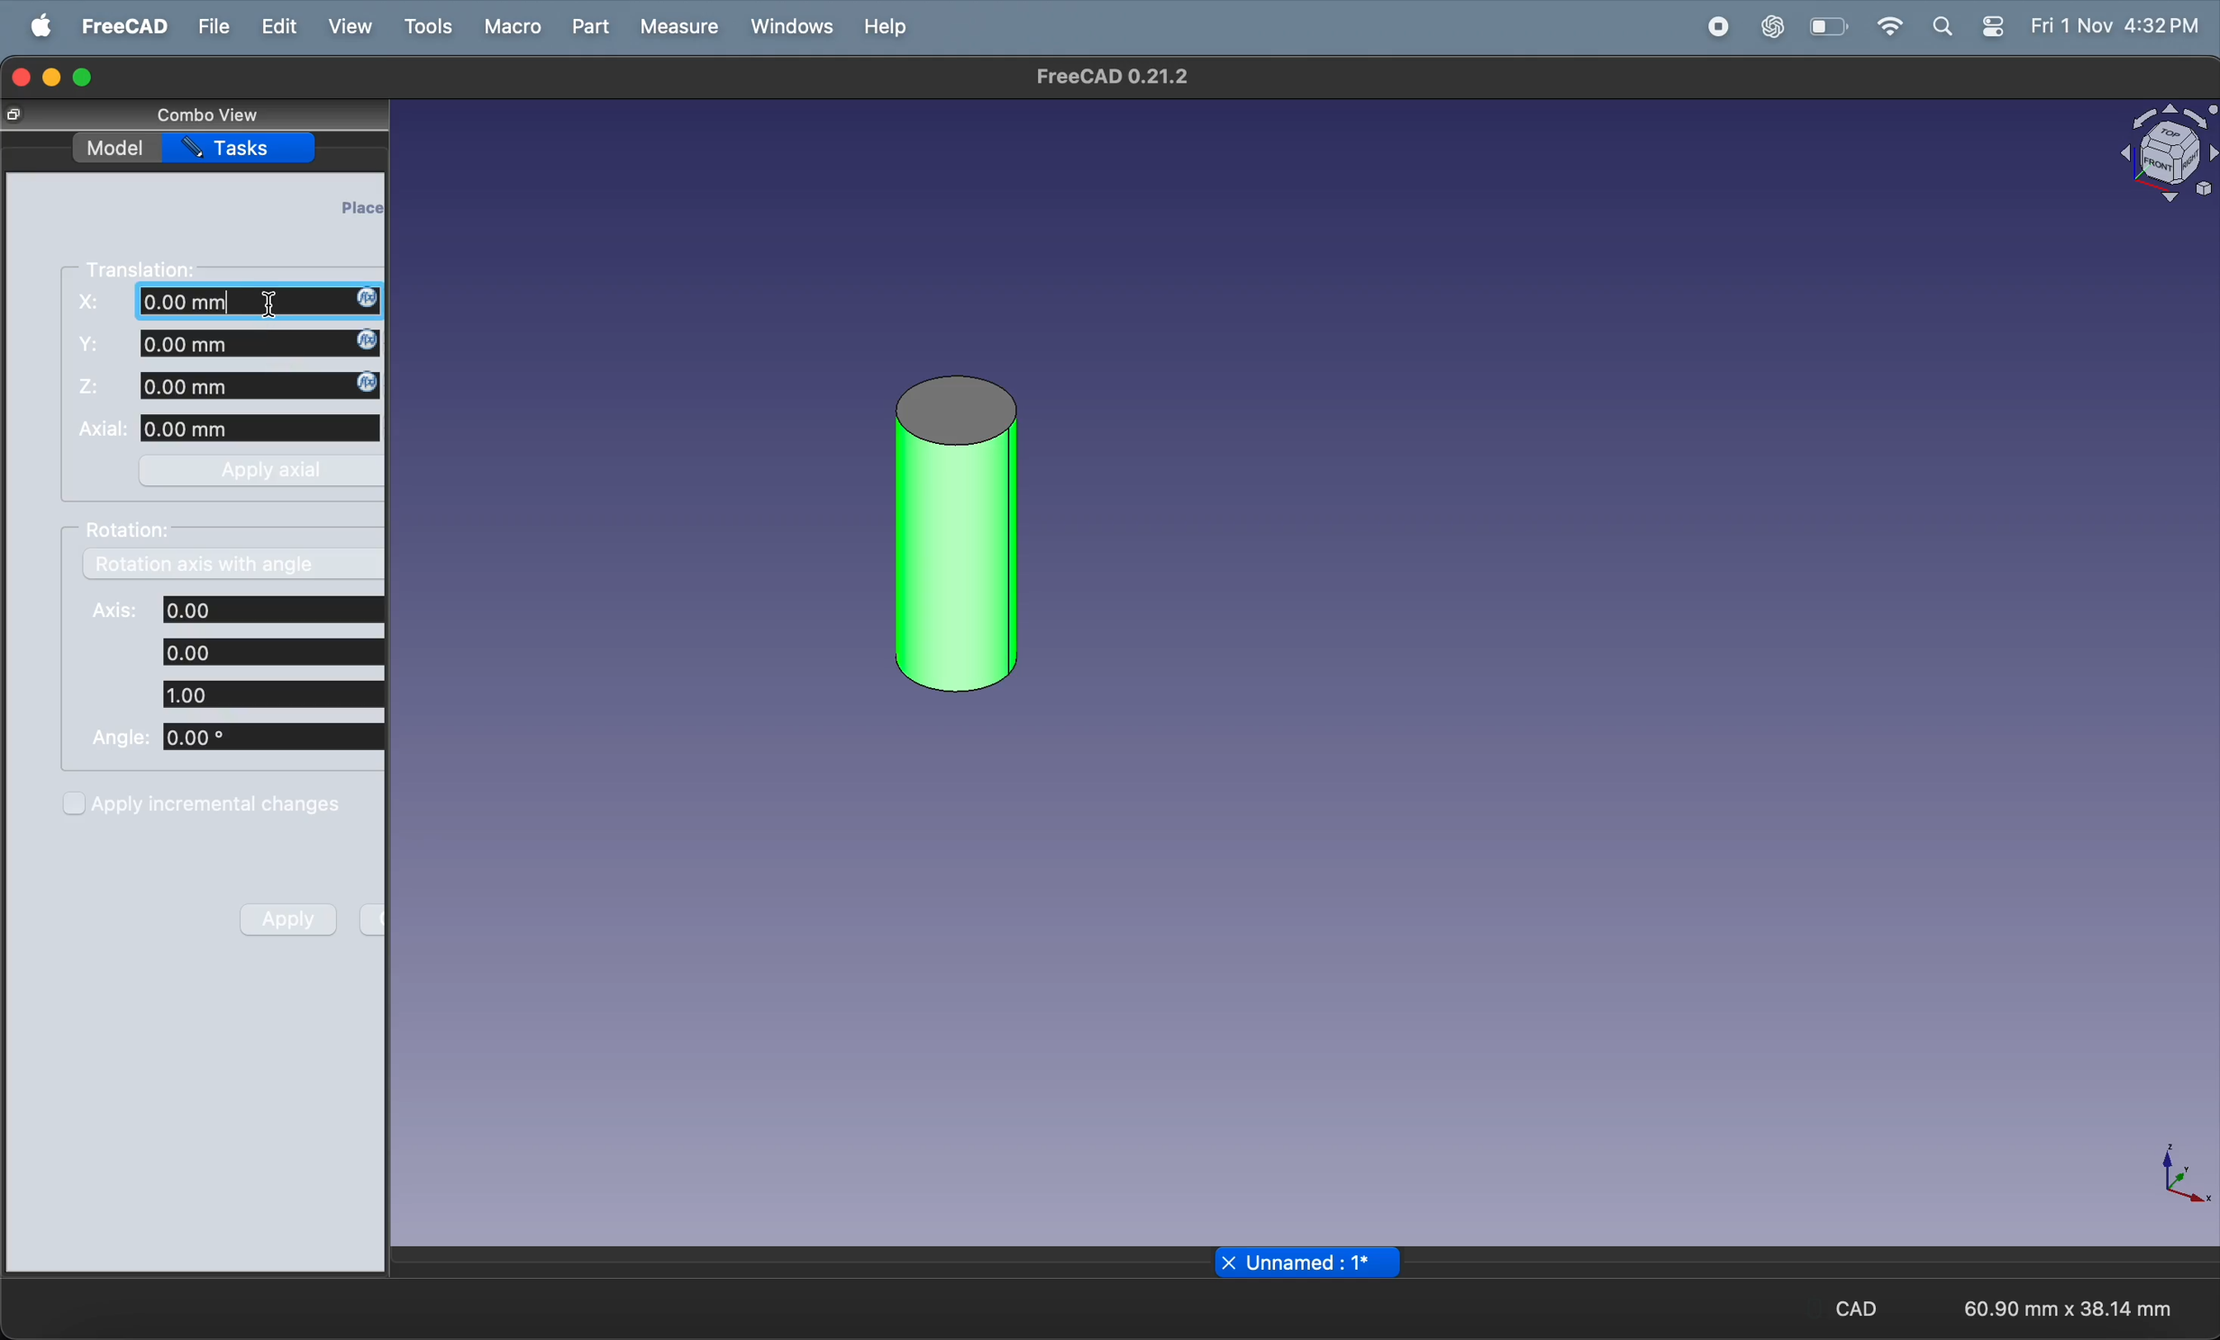 The width and height of the screenshot is (2220, 1340). I want to click on fs, so click(94, 344).